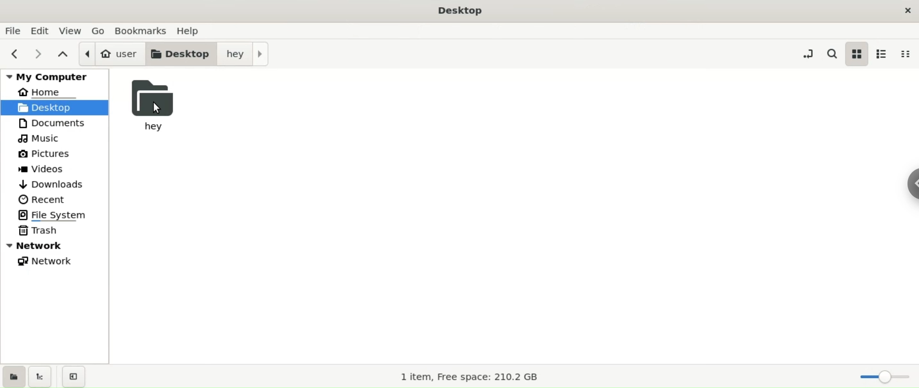  What do you see at coordinates (55, 214) in the screenshot?
I see `file system` at bounding box center [55, 214].